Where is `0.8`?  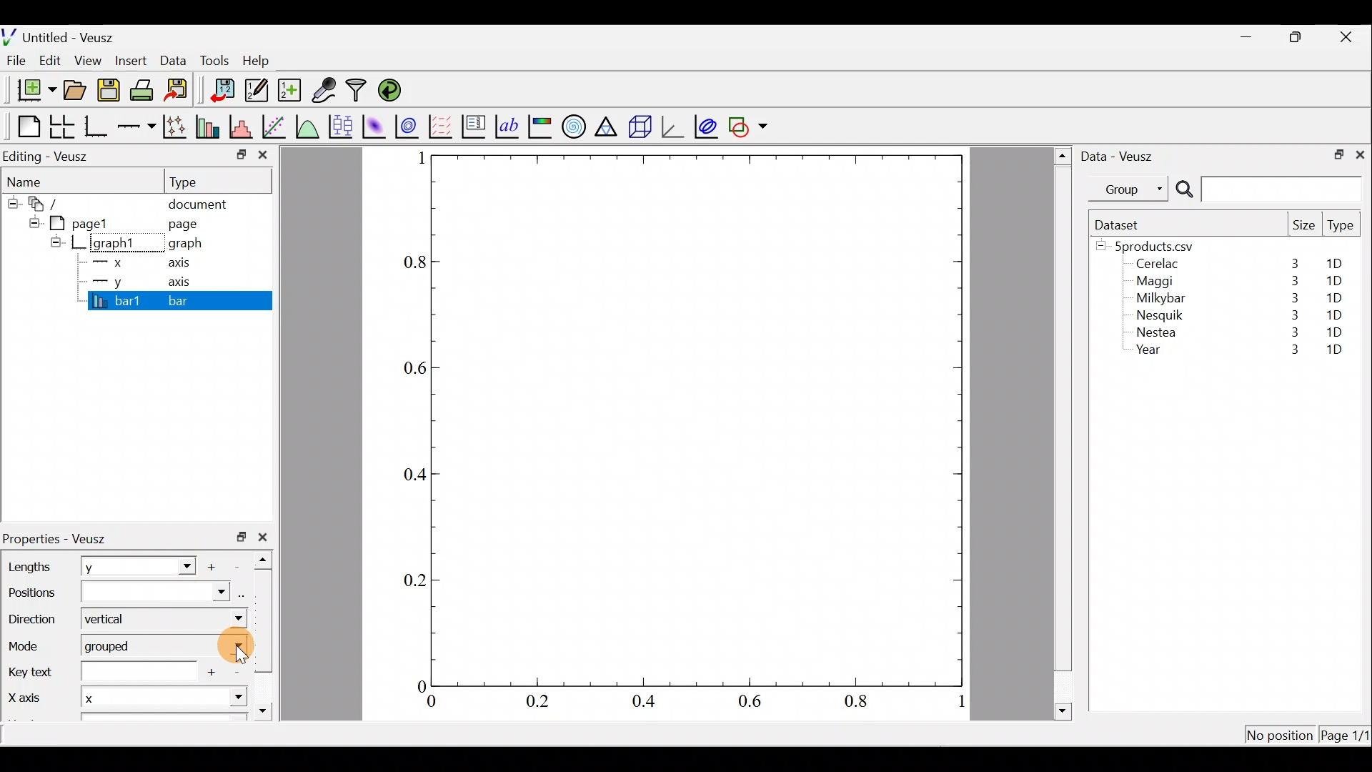 0.8 is located at coordinates (412, 263).